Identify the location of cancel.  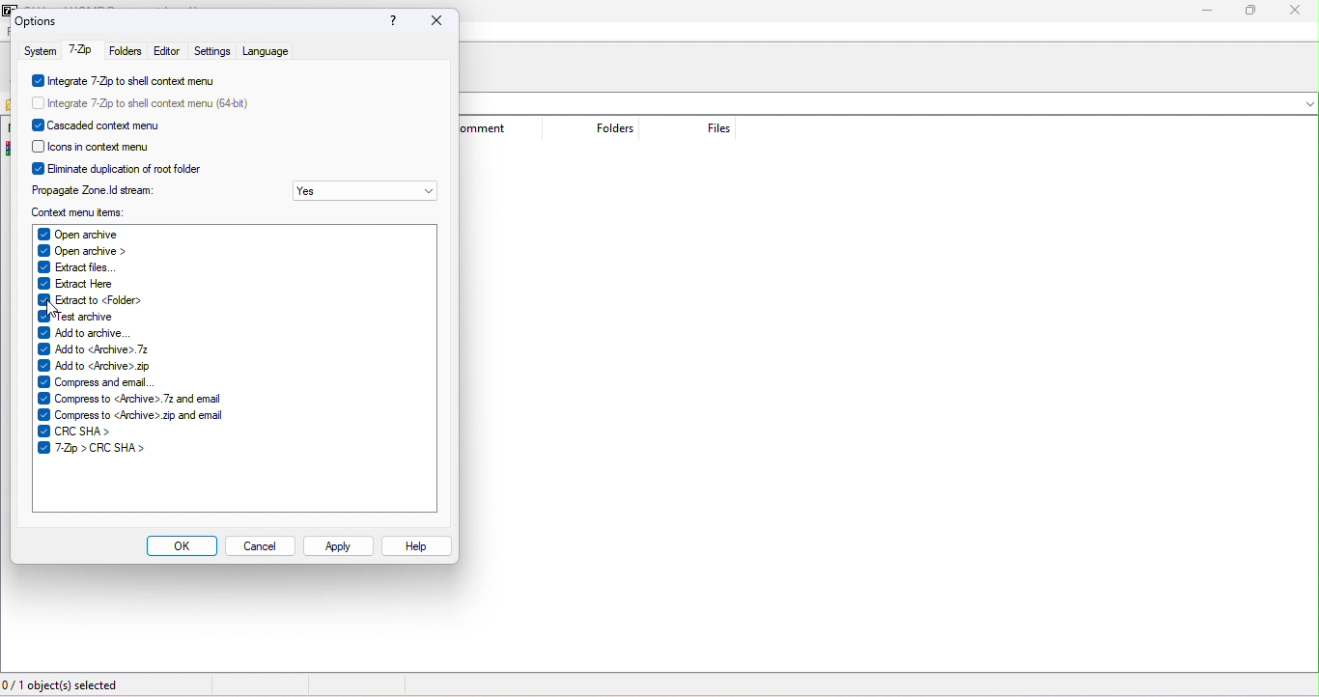
(260, 547).